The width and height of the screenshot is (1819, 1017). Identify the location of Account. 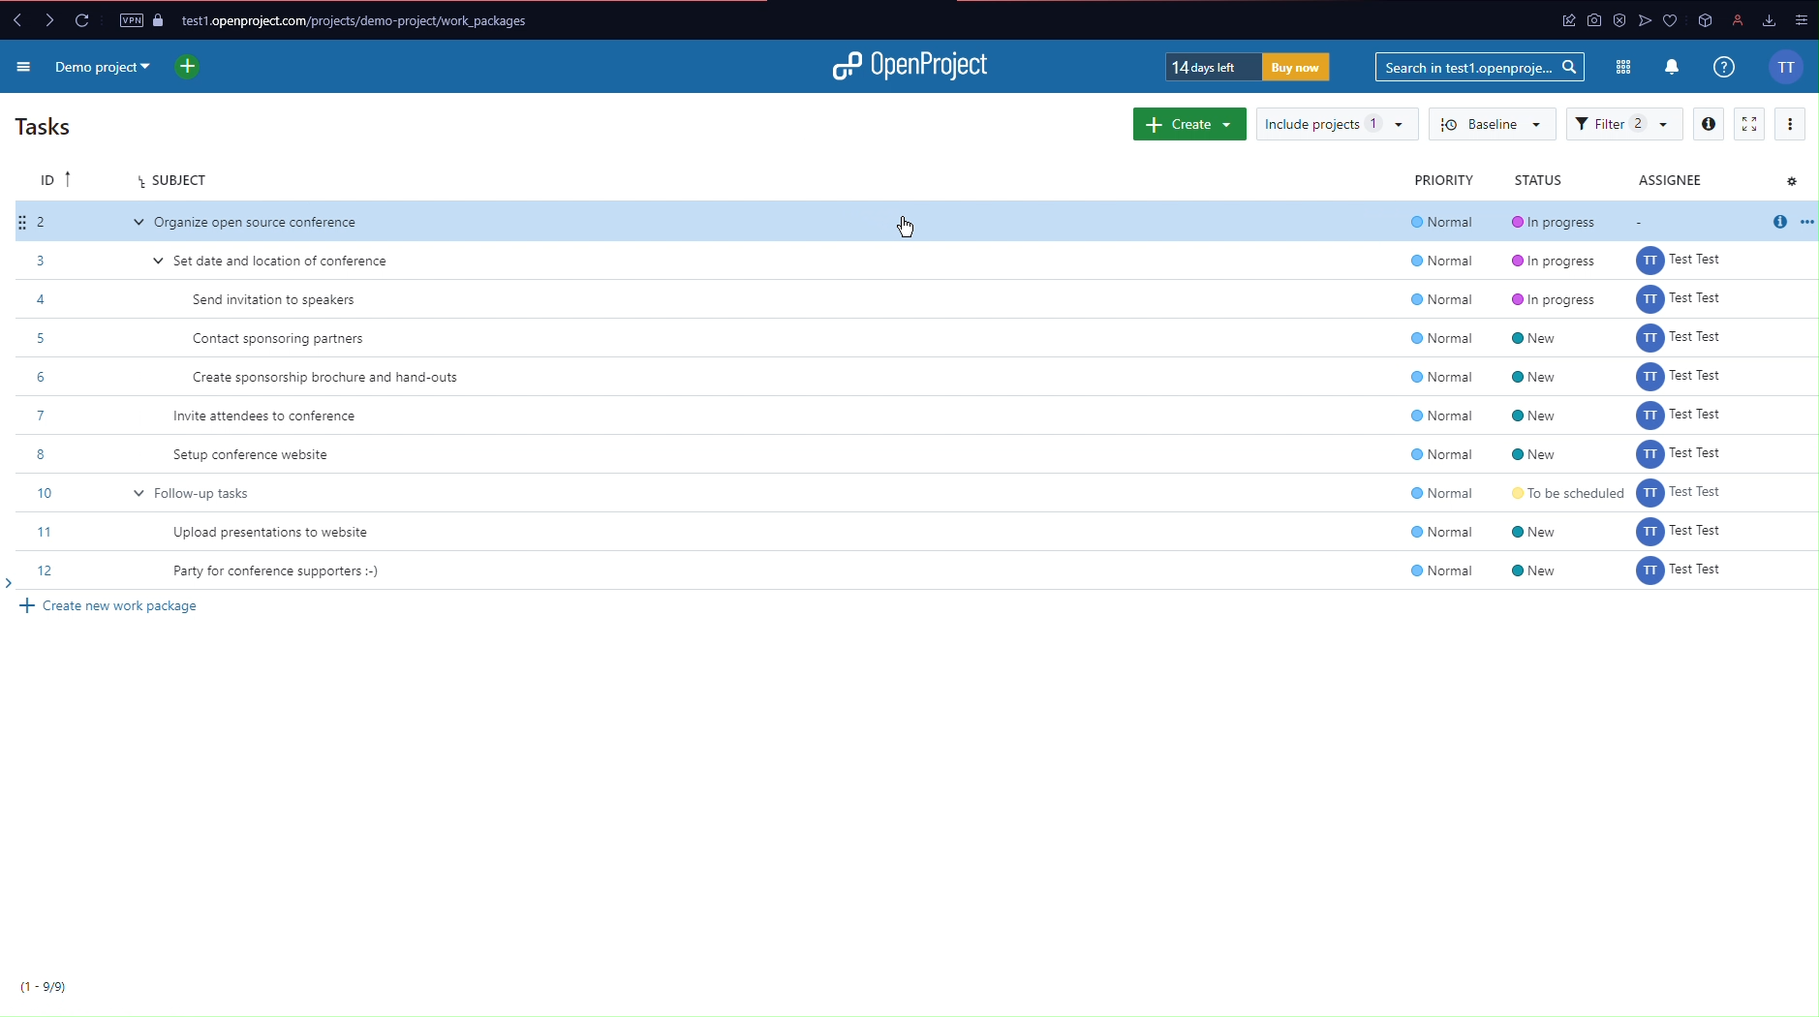
(1789, 68).